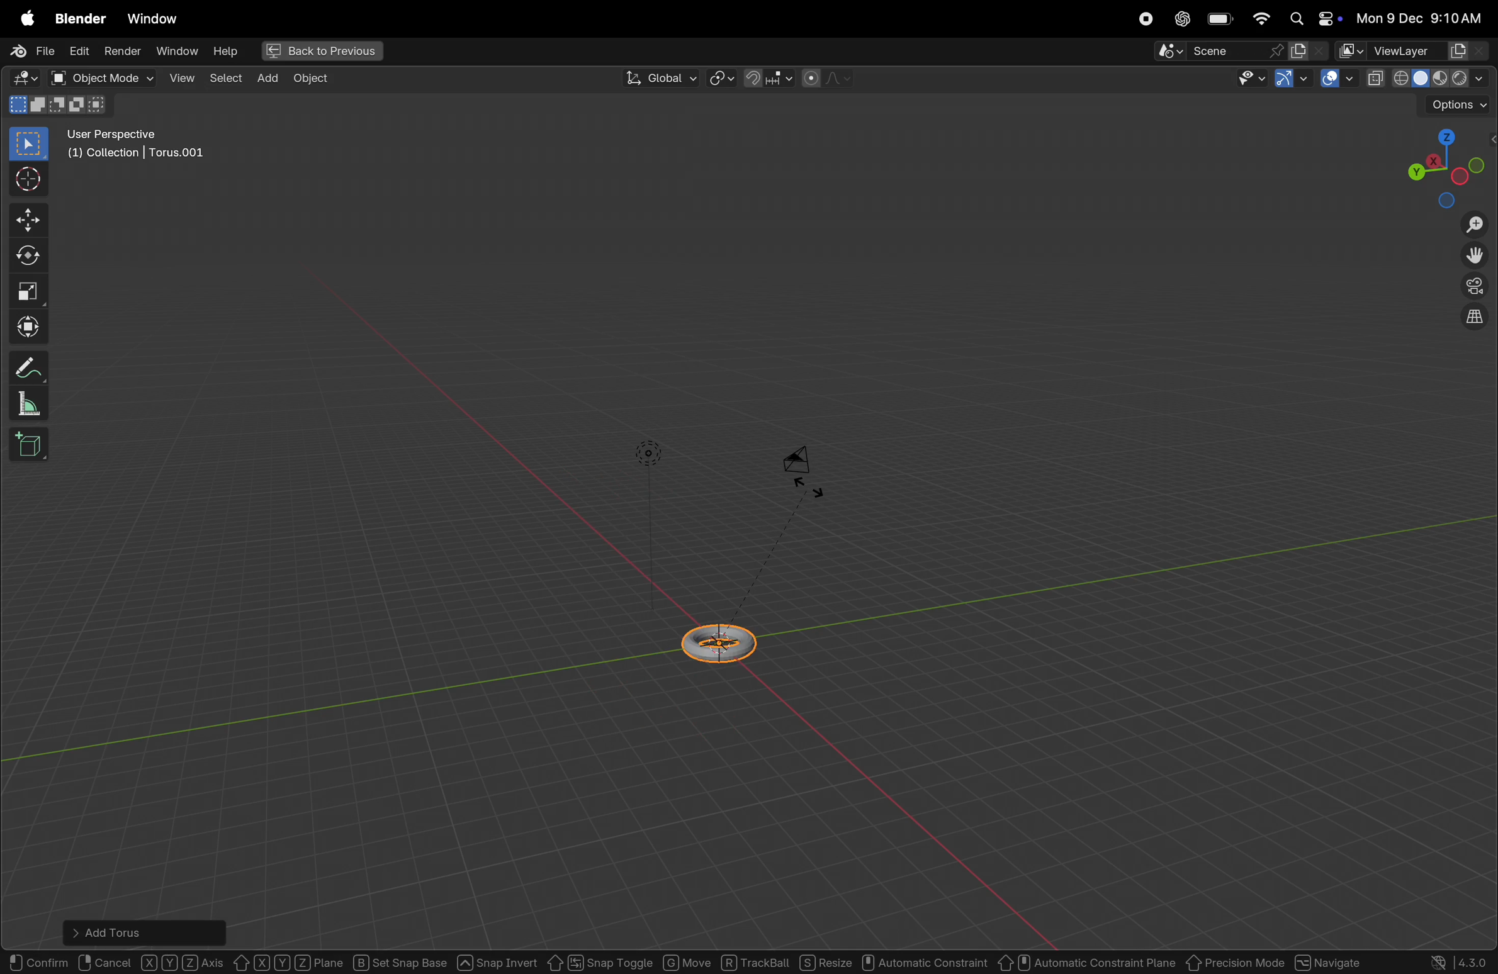 The height and width of the screenshot is (974, 1498). What do you see at coordinates (152, 18) in the screenshot?
I see `window` at bounding box center [152, 18].